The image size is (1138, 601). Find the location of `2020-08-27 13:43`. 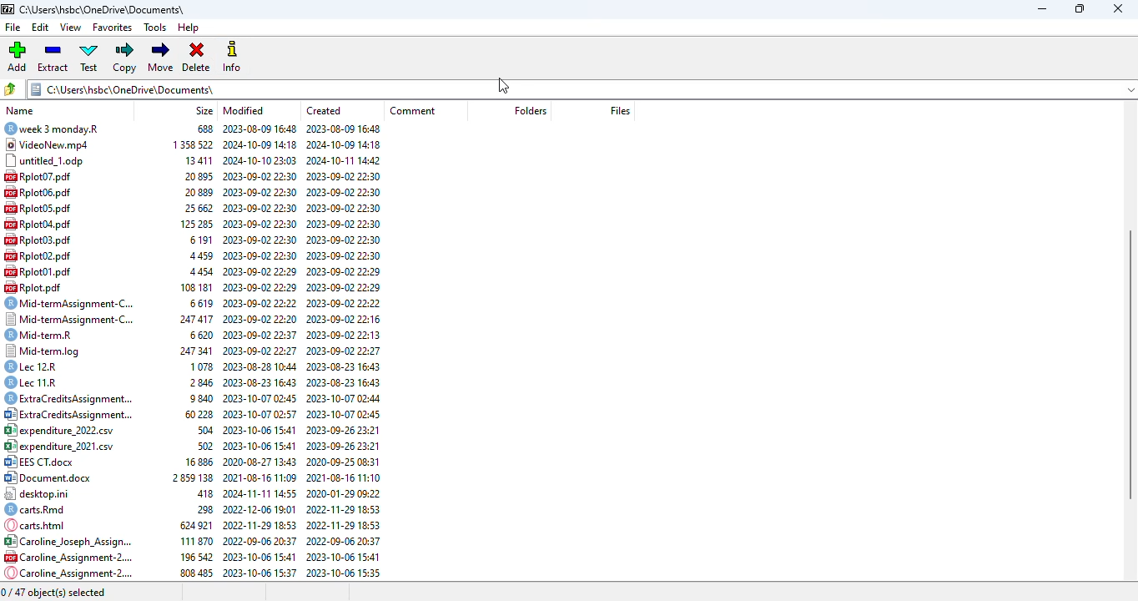

2020-08-27 13:43 is located at coordinates (259, 462).